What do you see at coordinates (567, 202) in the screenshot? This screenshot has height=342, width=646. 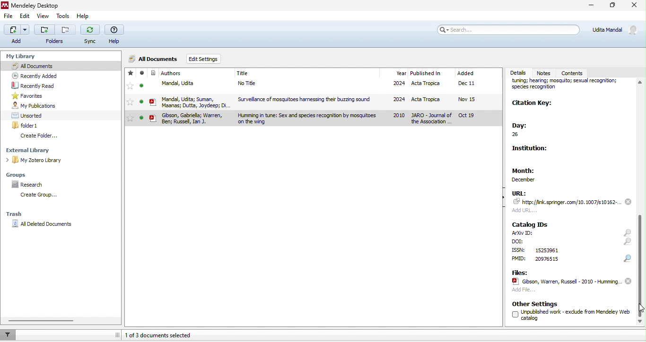 I see `link` at bounding box center [567, 202].